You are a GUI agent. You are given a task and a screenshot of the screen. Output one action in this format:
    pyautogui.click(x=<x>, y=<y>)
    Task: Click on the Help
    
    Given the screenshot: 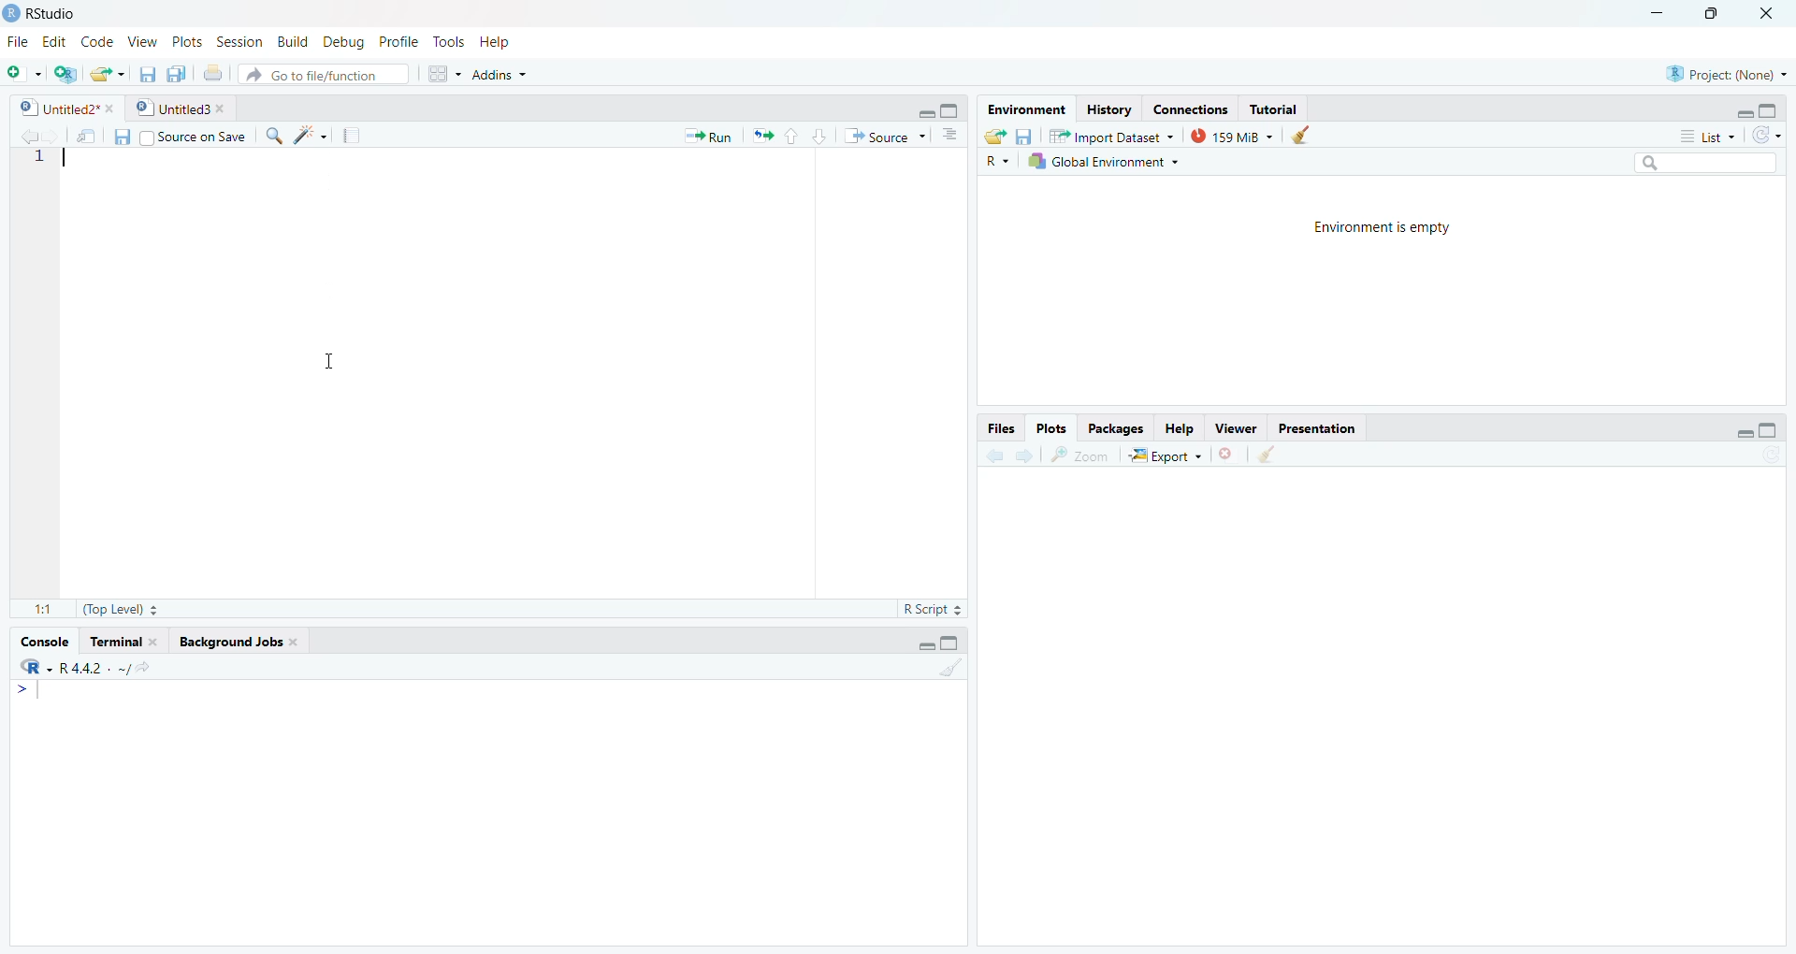 What is the action you would take?
    pyautogui.click(x=498, y=41)
    